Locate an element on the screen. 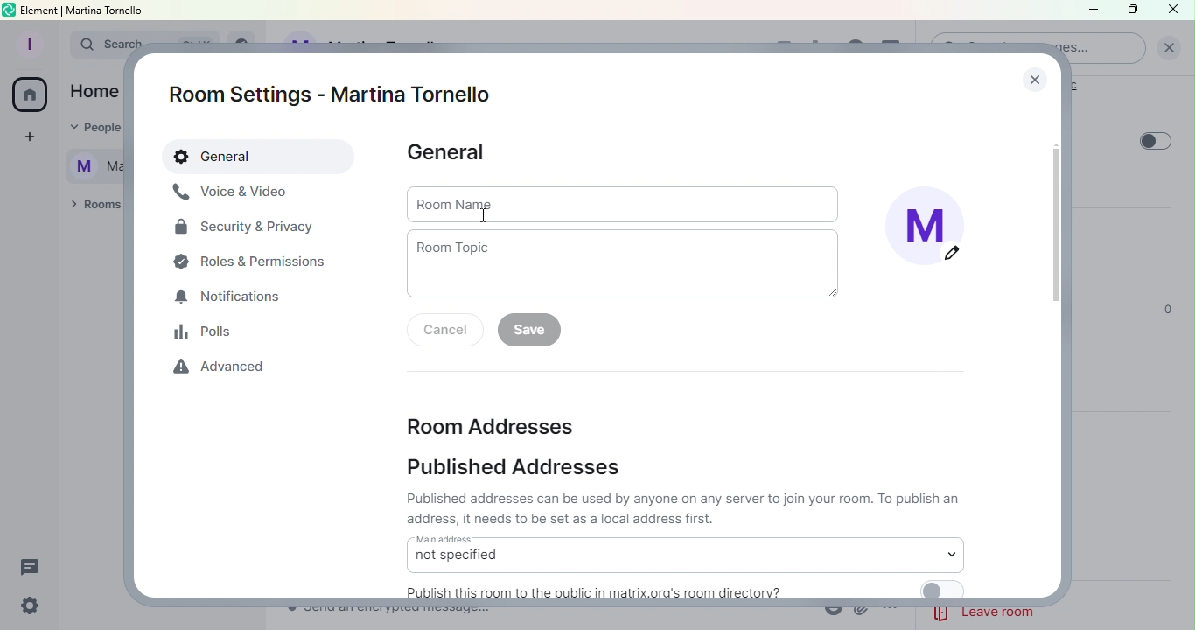 Image resolution: width=1195 pixels, height=630 pixels. Polls is located at coordinates (209, 332).